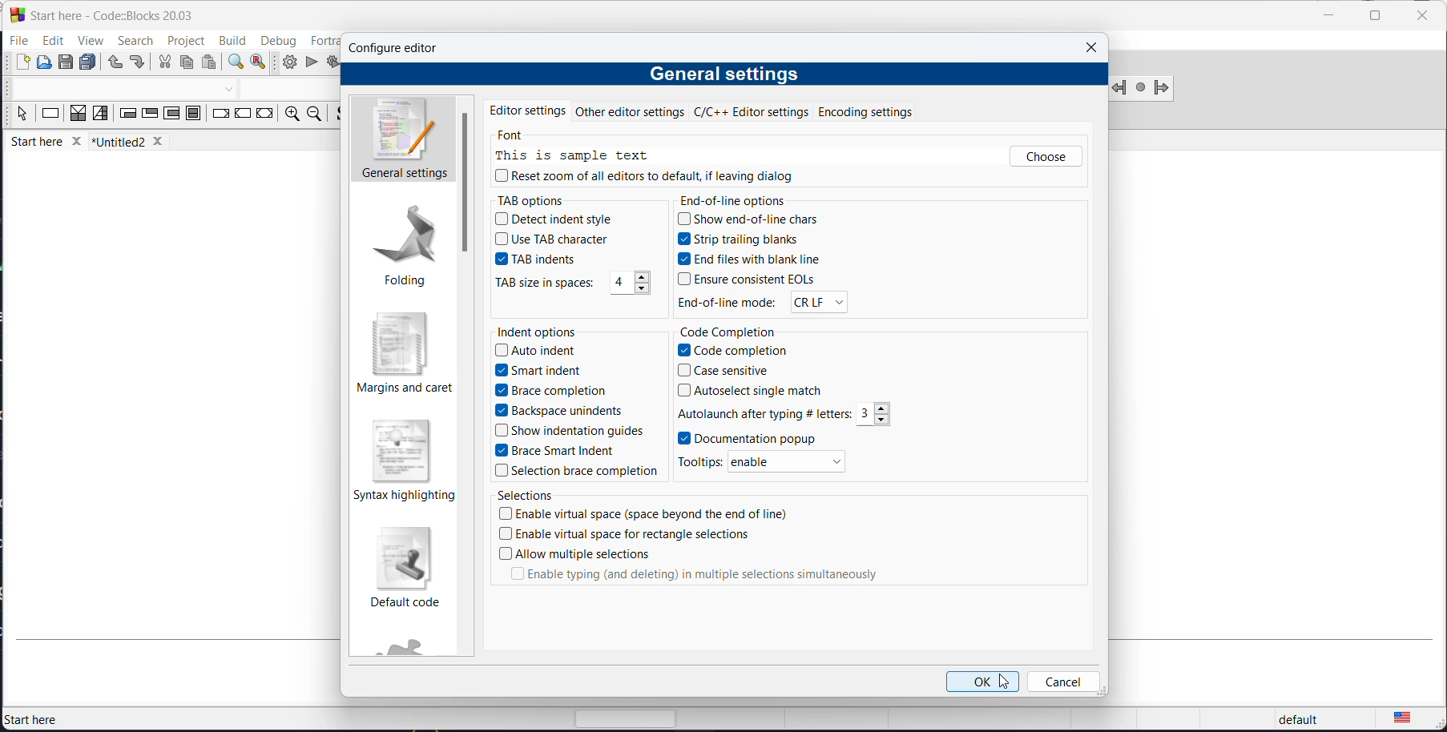 Image resolution: width=1447 pixels, height=732 pixels. What do you see at coordinates (259, 64) in the screenshot?
I see `replace` at bounding box center [259, 64].